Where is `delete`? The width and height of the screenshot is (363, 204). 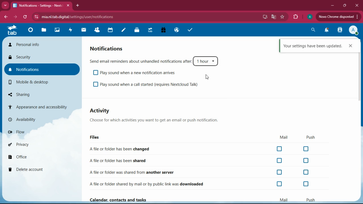
delete is located at coordinates (37, 170).